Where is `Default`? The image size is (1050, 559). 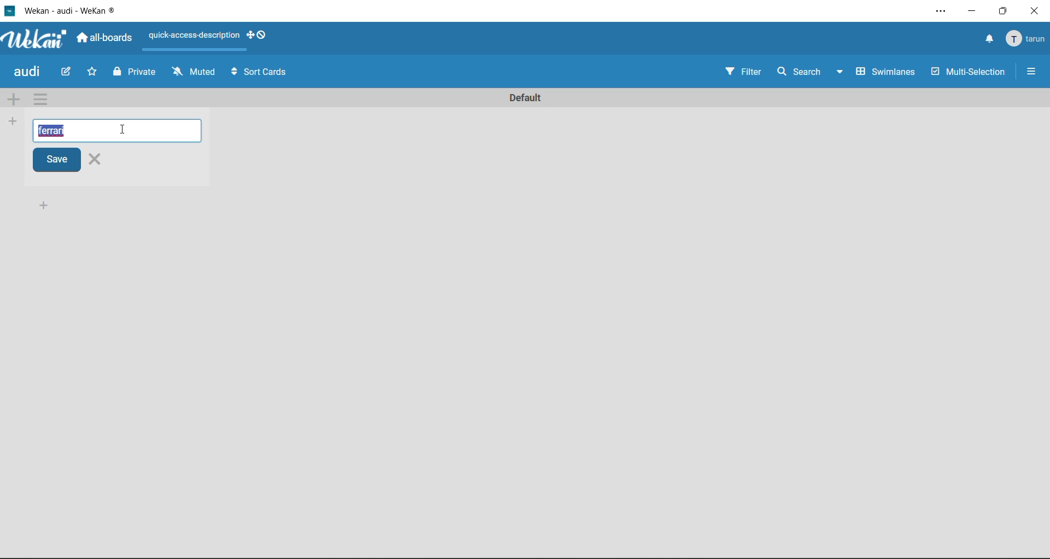 Default is located at coordinates (529, 96).